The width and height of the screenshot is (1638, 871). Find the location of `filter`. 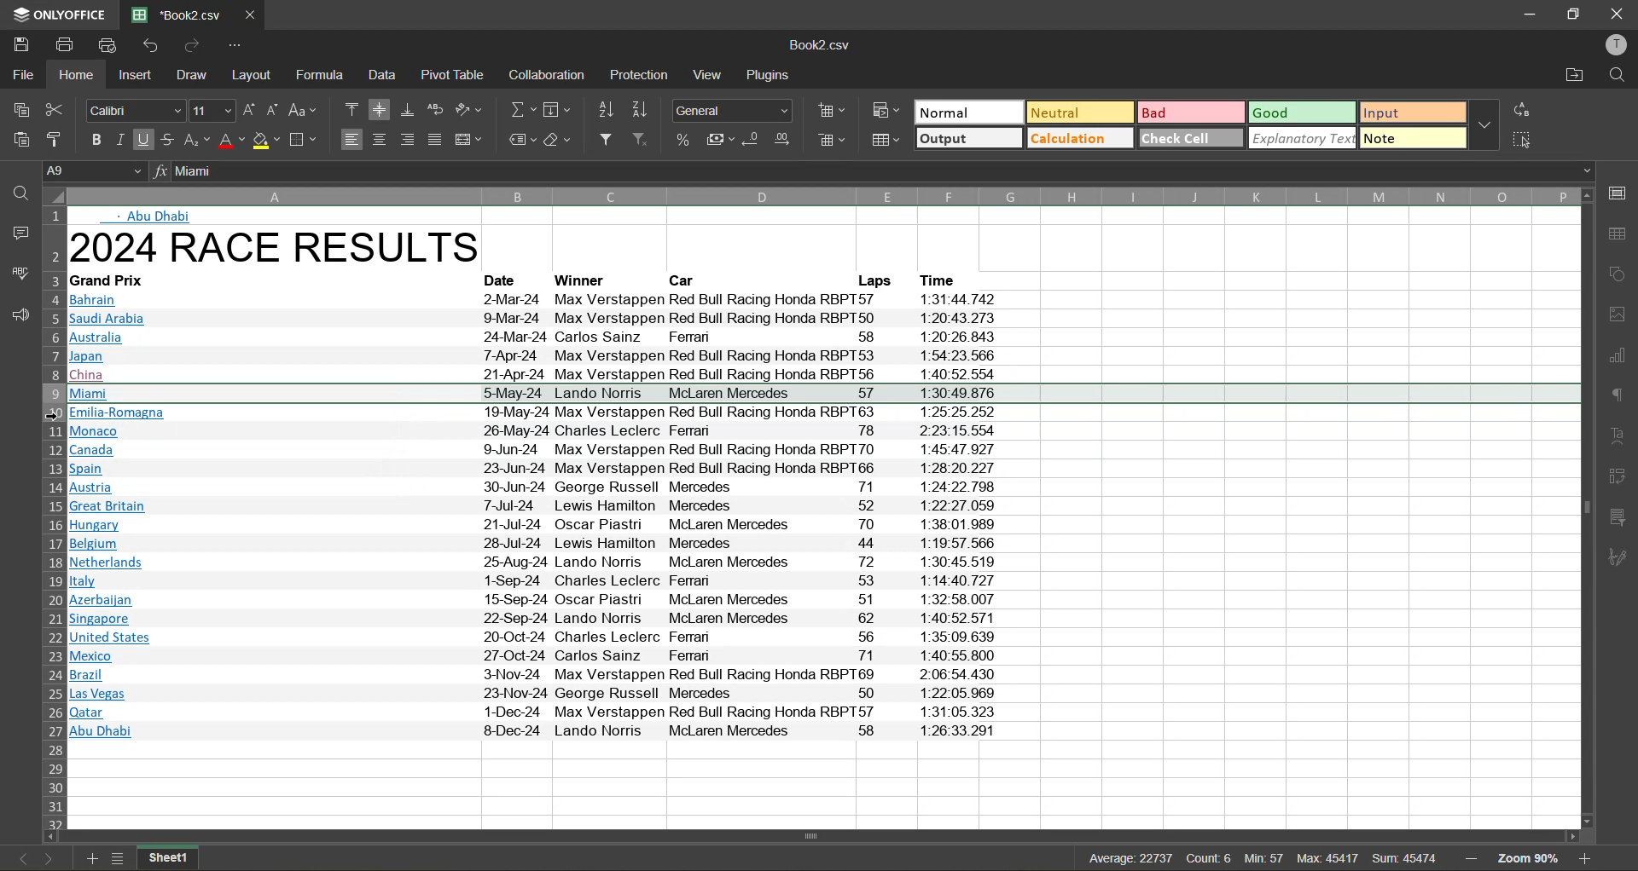

filter is located at coordinates (604, 141).